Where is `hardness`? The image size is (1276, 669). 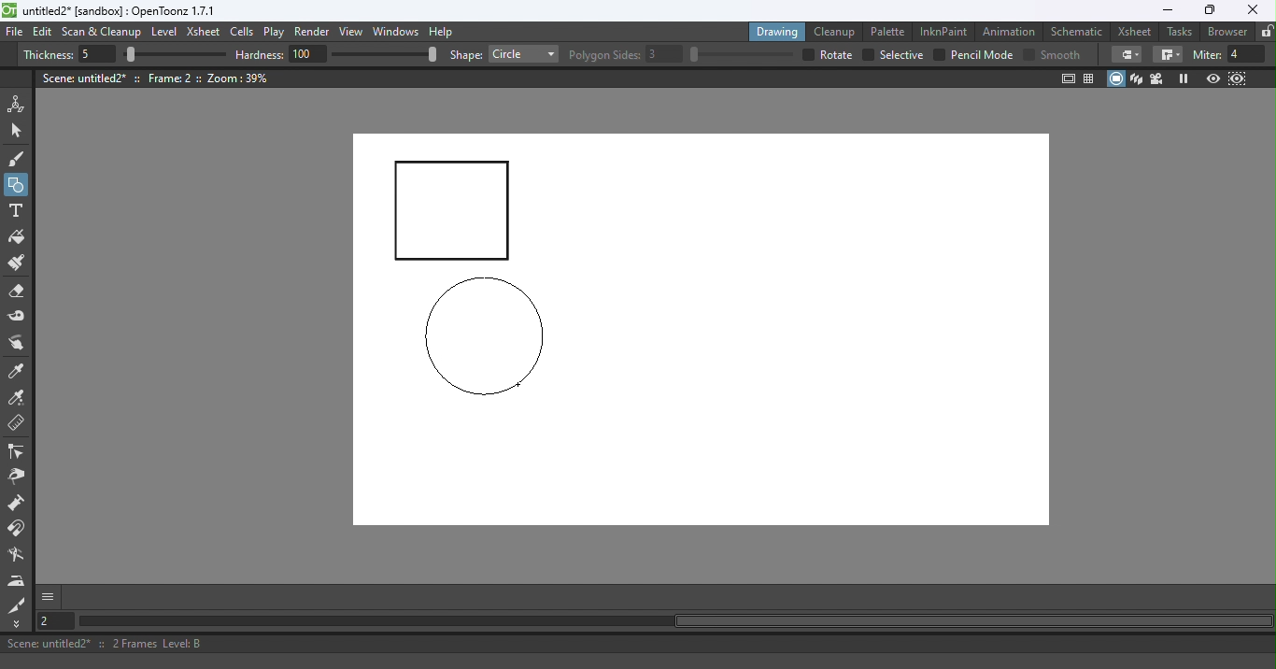
hardness is located at coordinates (262, 54).